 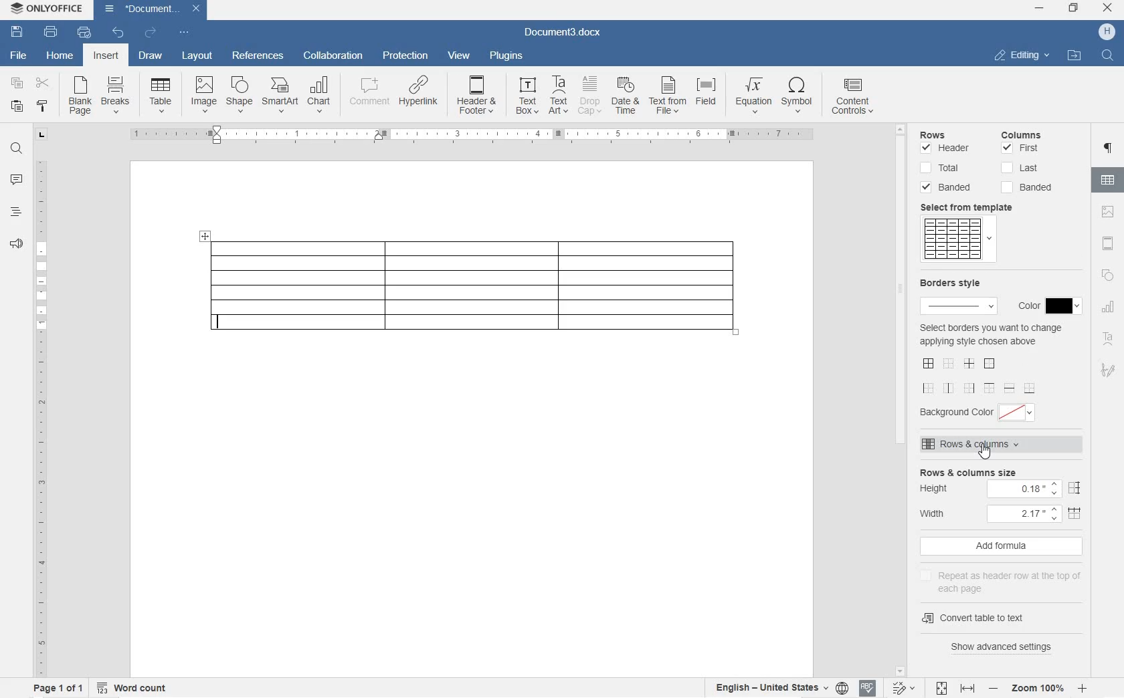 What do you see at coordinates (901, 689) in the screenshot?
I see `TRACK CHANGES` at bounding box center [901, 689].